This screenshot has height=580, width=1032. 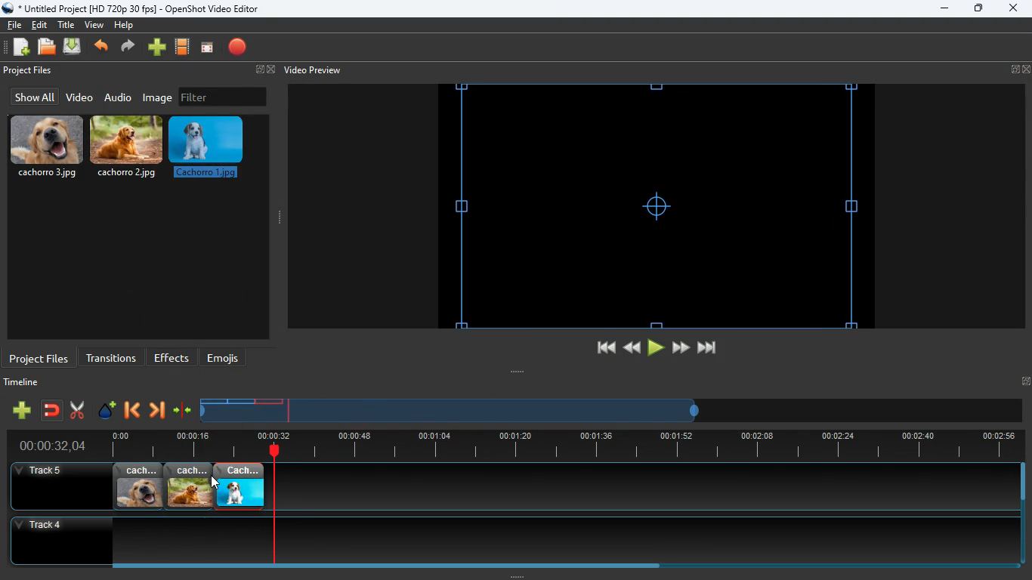 I want to click on add, so click(x=157, y=48).